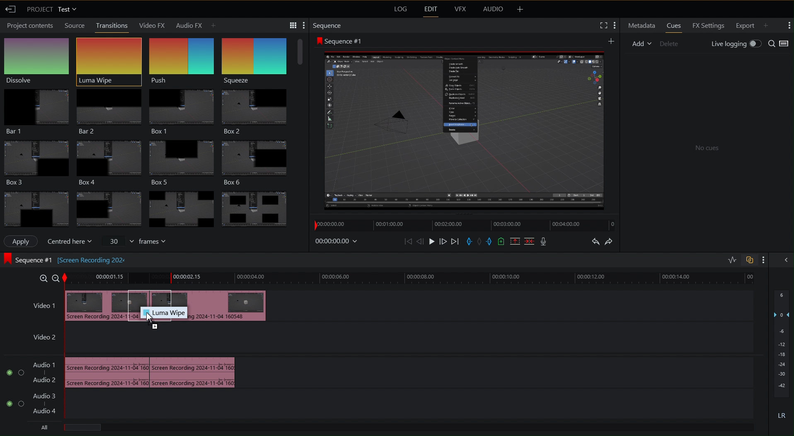  I want to click on No cues, so click(705, 147).